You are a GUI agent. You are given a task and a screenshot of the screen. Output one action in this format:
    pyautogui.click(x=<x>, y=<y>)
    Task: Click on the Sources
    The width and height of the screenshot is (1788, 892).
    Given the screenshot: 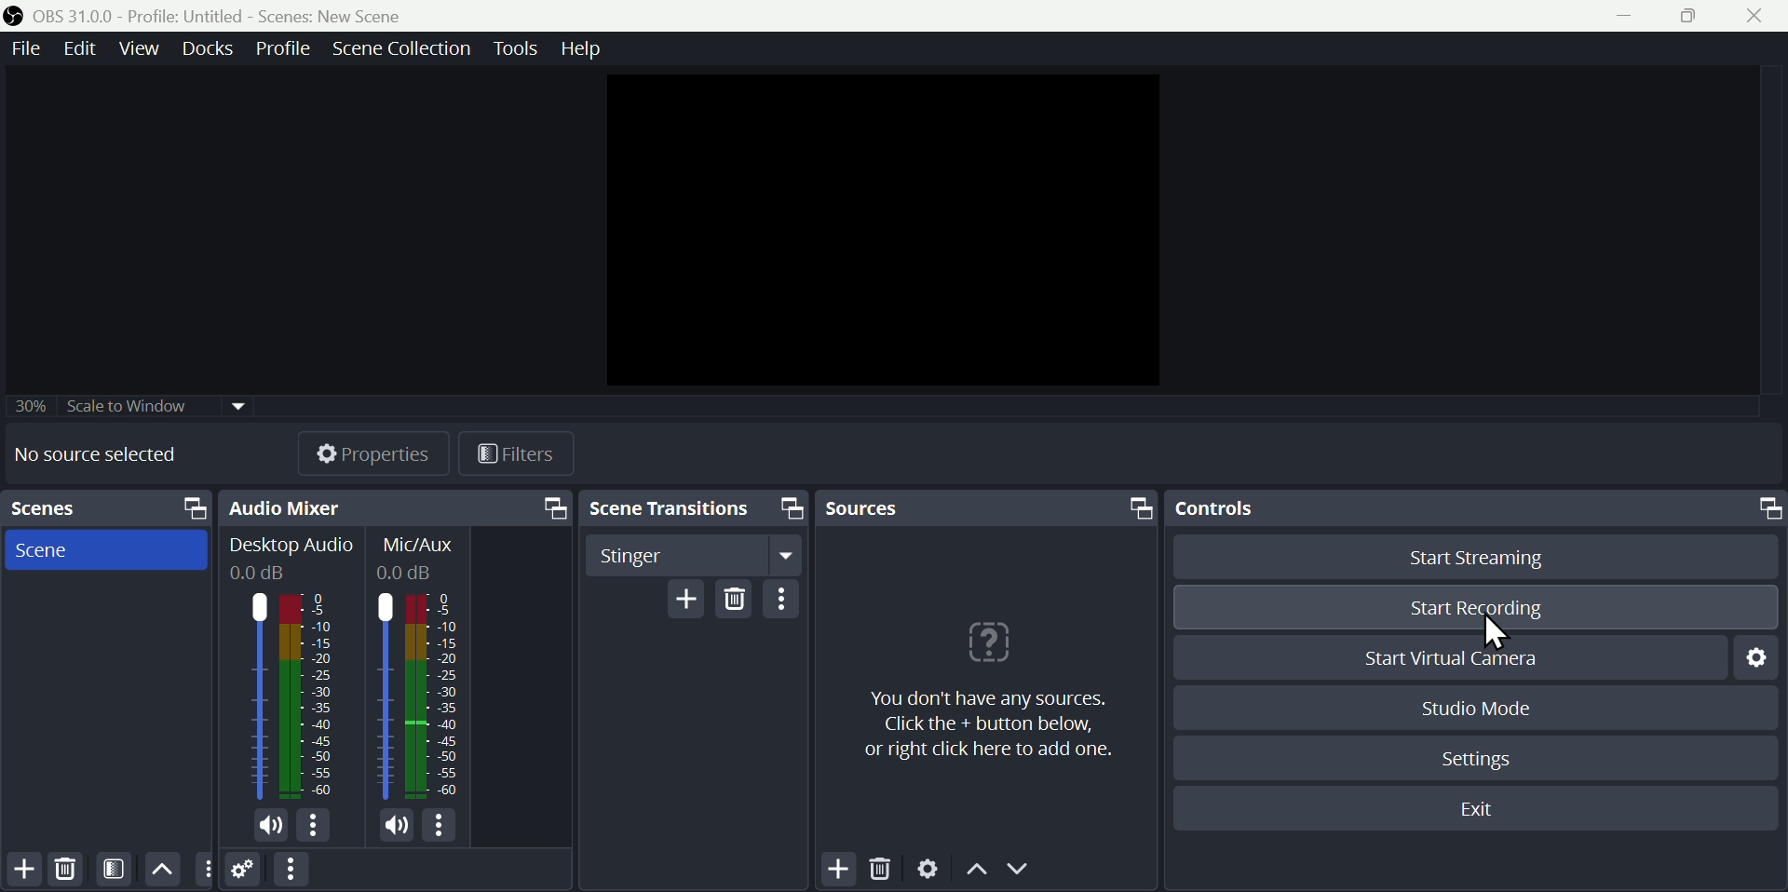 What is the action you would take?
    pyautogui.click(x=877, y=507)
    